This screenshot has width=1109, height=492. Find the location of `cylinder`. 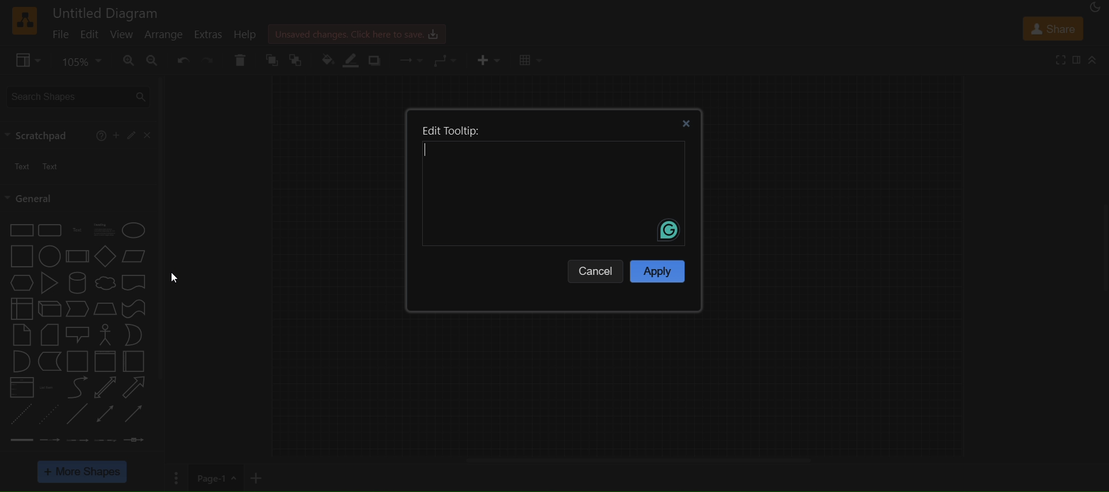

cylinder is located at coordinates (77, 284).